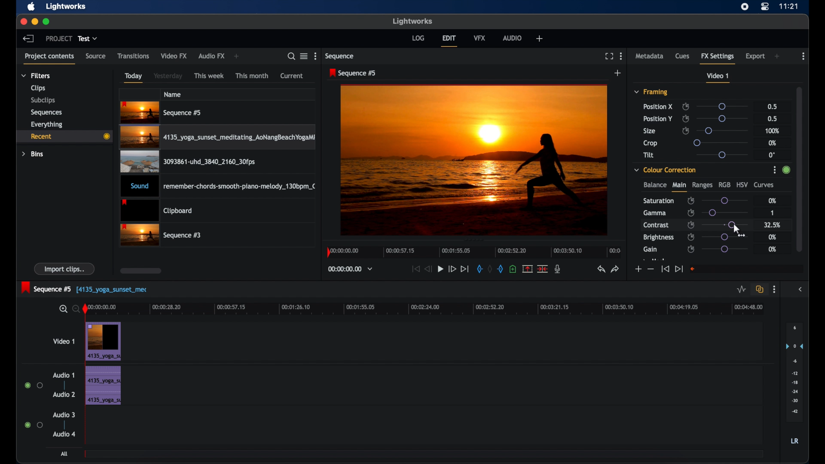 Image resolution: width=825 pixels, height=464 pixels. I want to click on cursor, so click(731, 226).